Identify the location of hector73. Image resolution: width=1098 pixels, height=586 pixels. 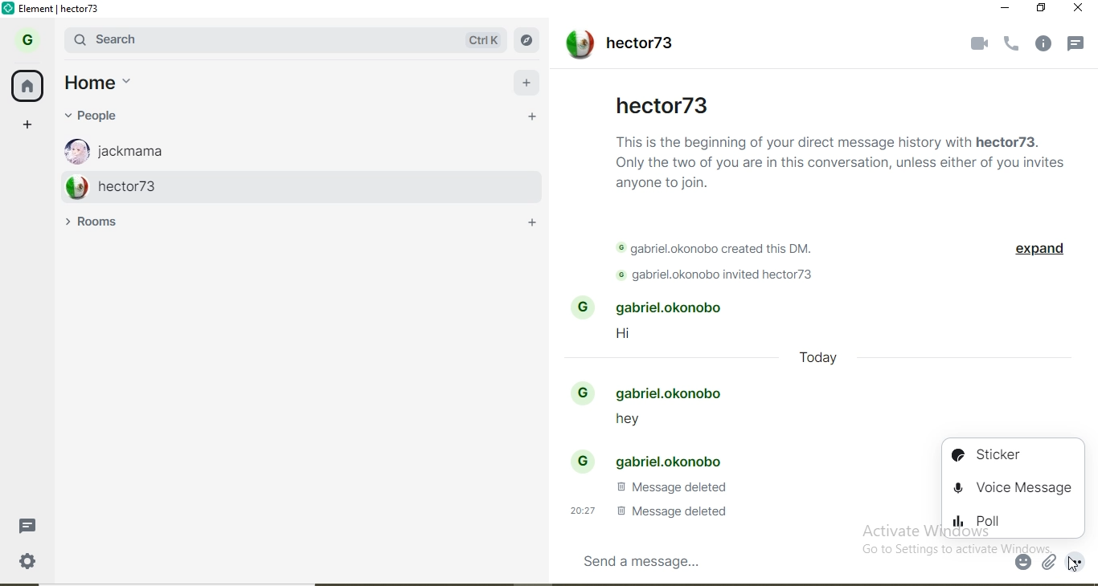
(662, 104).